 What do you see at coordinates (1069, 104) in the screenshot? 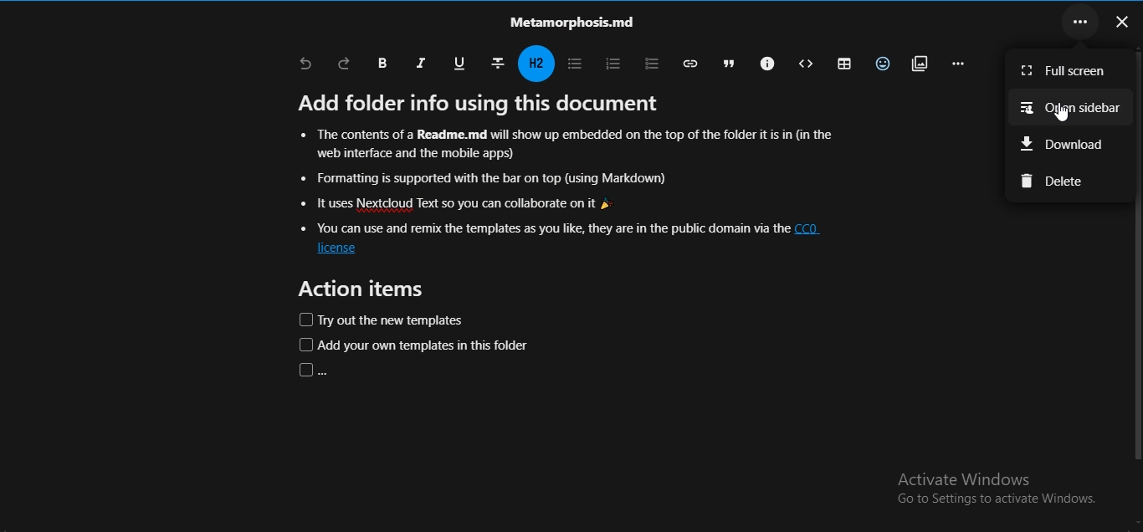
I see `open sidebar` at bounding box center [1069, 104].